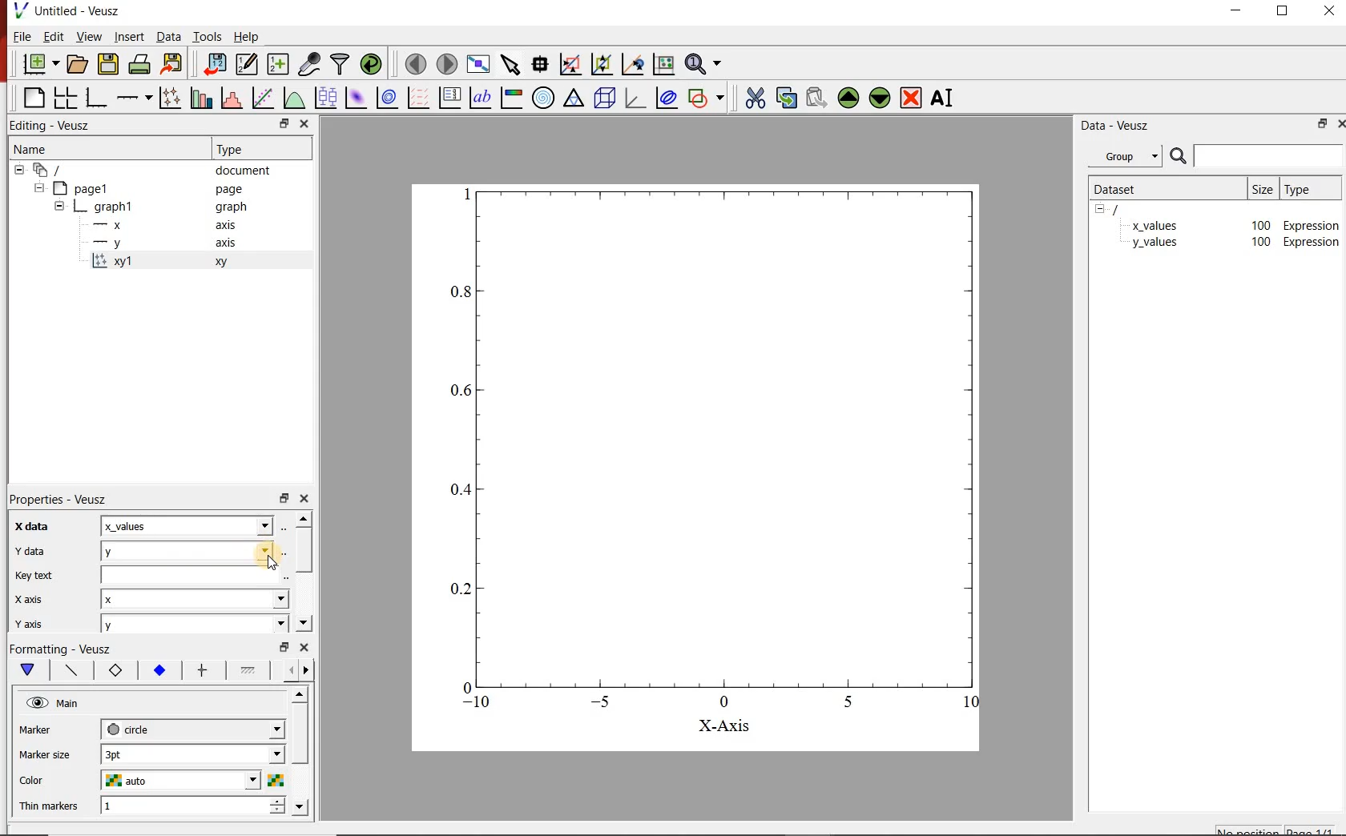 The width and height of the screenshot is (1346, 836). I want to click on Marker, so click(35, 729).